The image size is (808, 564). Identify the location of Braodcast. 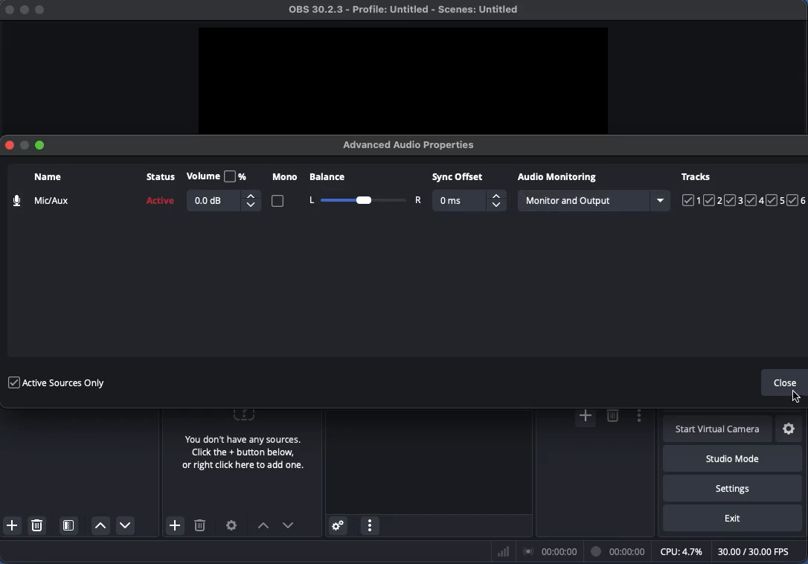
(551, 552).